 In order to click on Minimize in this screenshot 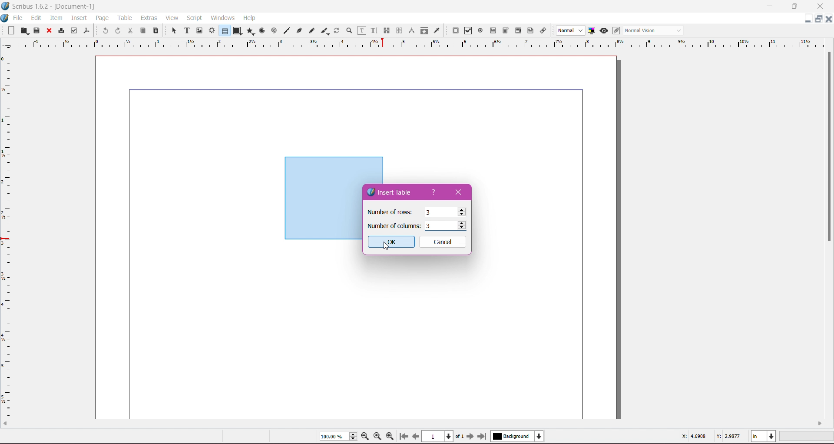, I will do `click(808, 18)`.